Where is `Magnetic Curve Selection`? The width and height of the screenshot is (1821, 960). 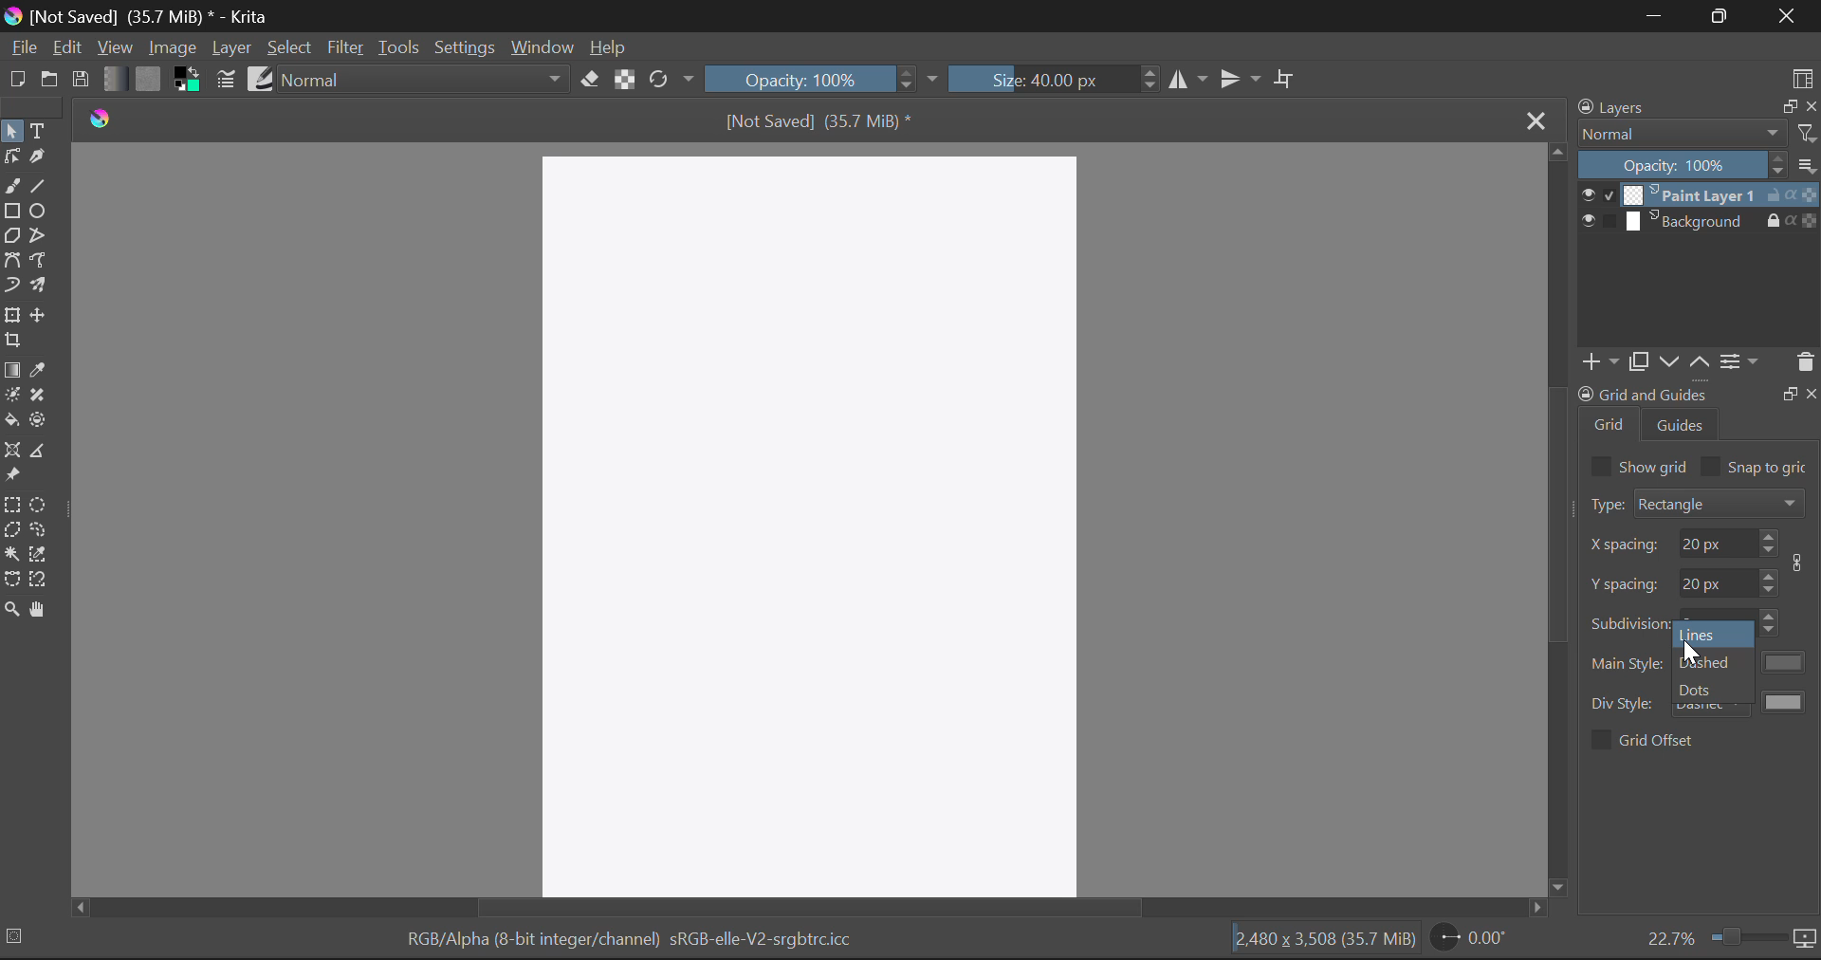
Magnetic Curve Selection is located at coordinates (41, 581).